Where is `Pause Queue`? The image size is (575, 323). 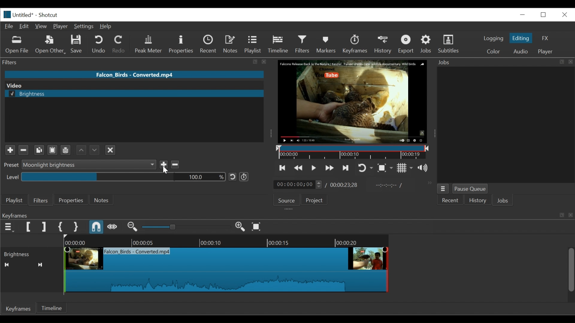 Pause Queue is located at coordinates (470, 189).